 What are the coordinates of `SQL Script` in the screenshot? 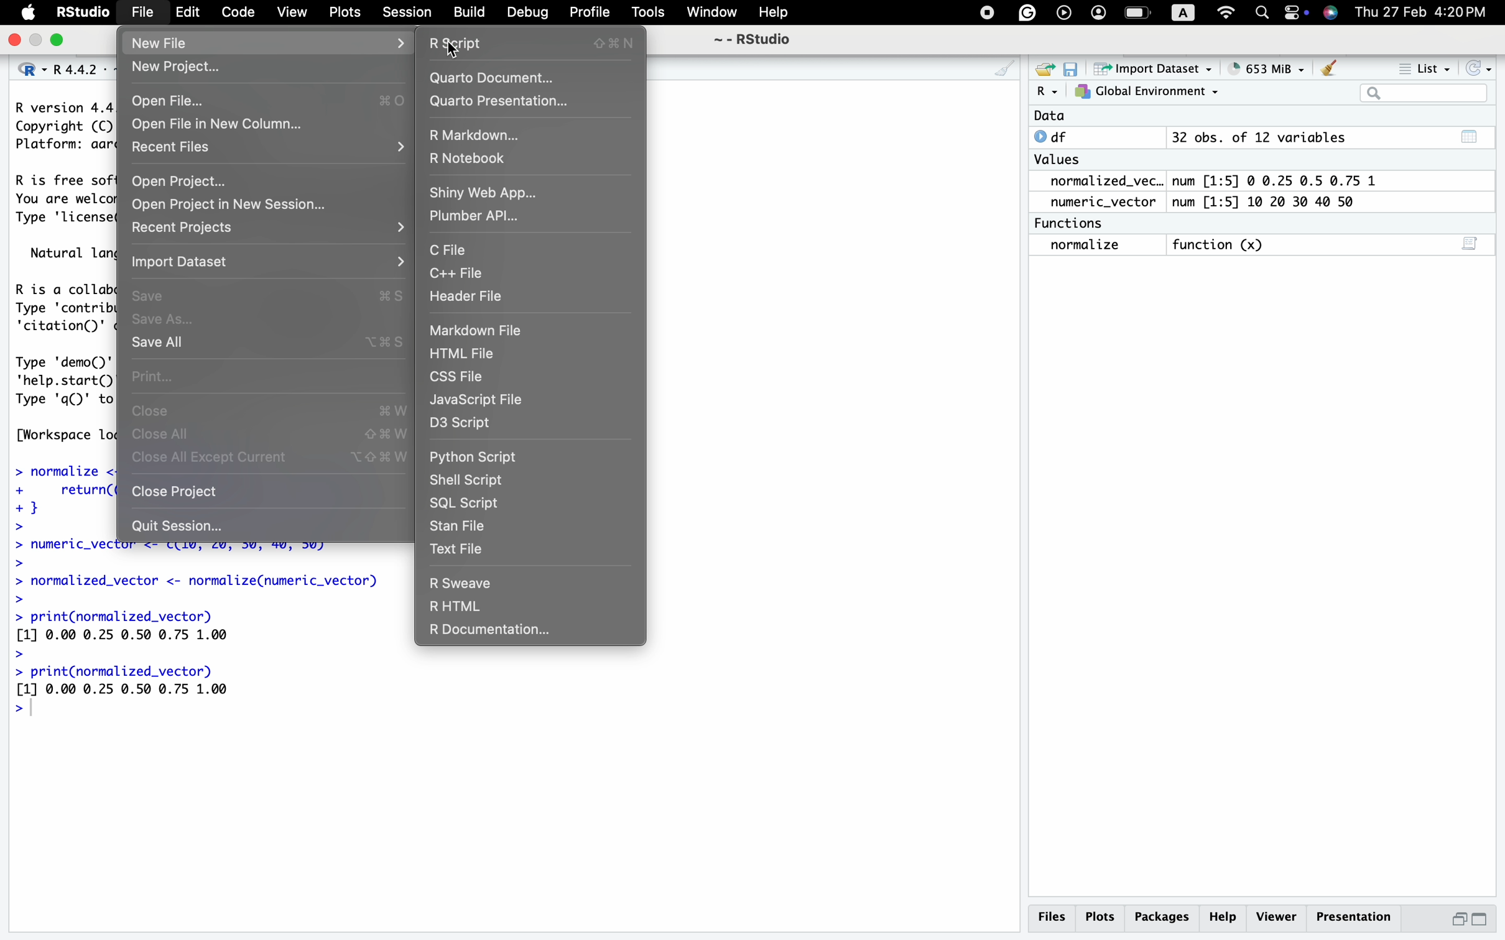 It's located at (466, 502).